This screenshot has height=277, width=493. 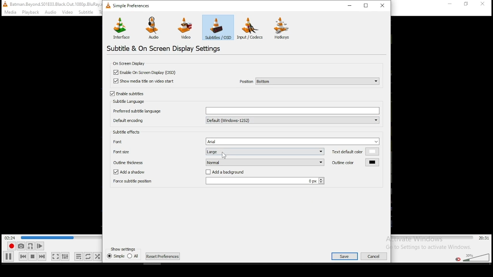 I want to click on default encoding Default (Windows-1252), so click(x=246, y=120).